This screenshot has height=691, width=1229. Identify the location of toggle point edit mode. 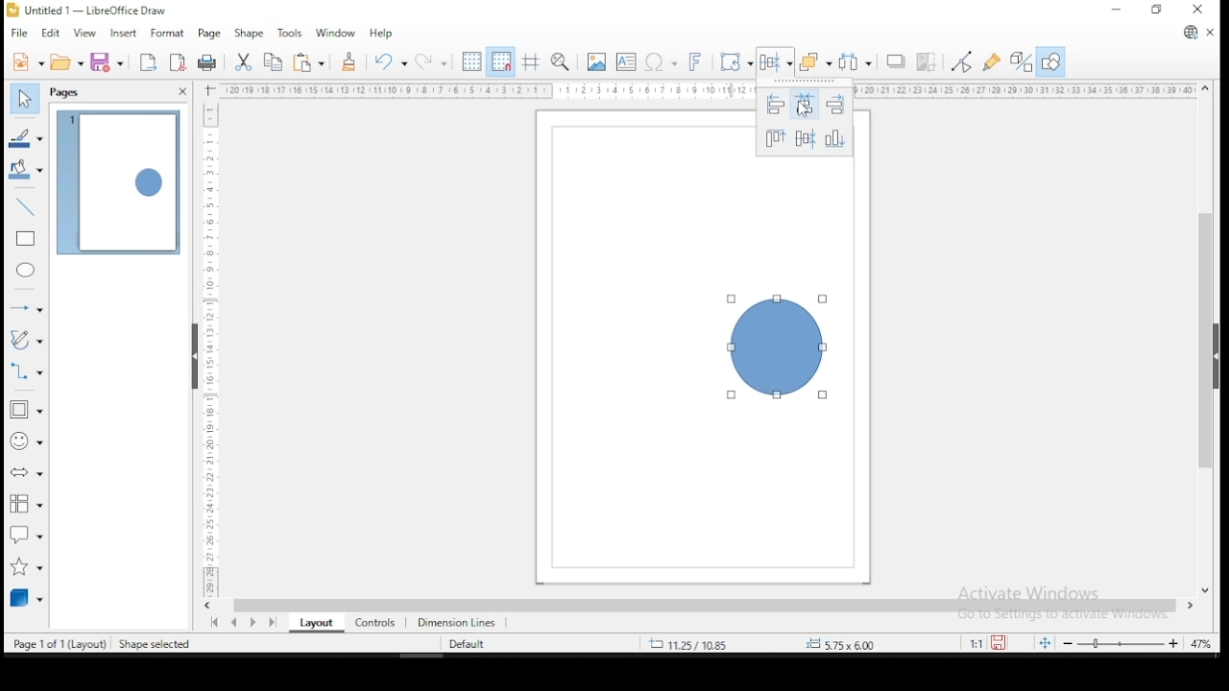
(960, 61).